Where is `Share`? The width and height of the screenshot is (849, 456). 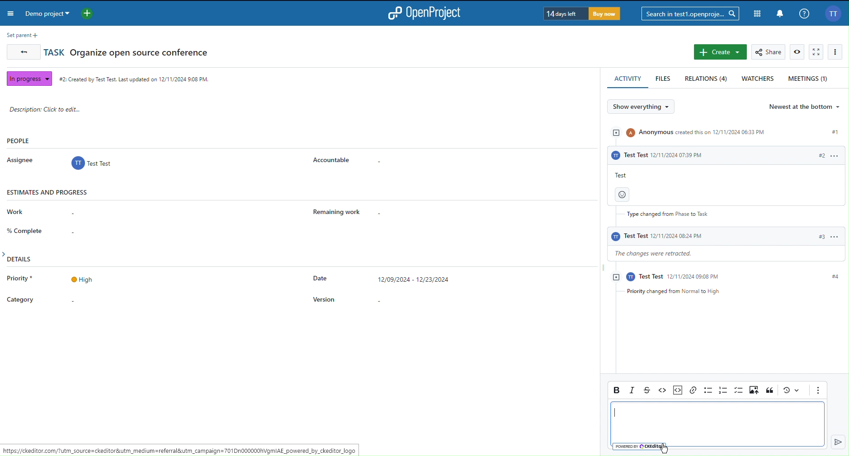
Share is located at coordinates (769, 52).